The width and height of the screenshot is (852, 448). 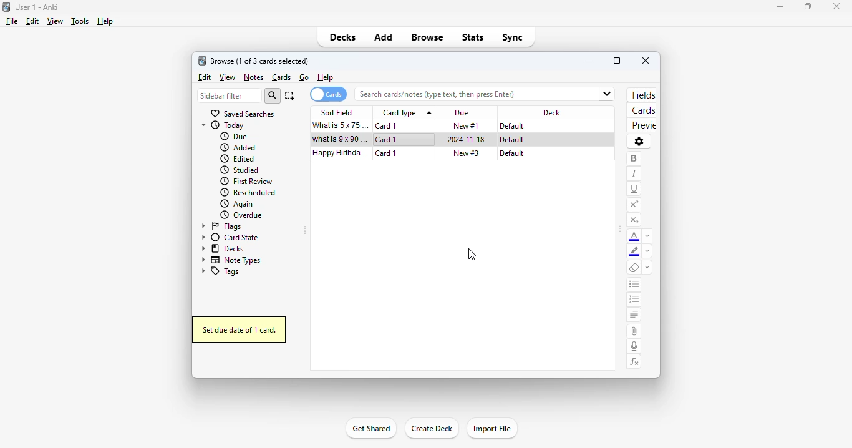 I want to click on card state, so click(x=228, y=238).